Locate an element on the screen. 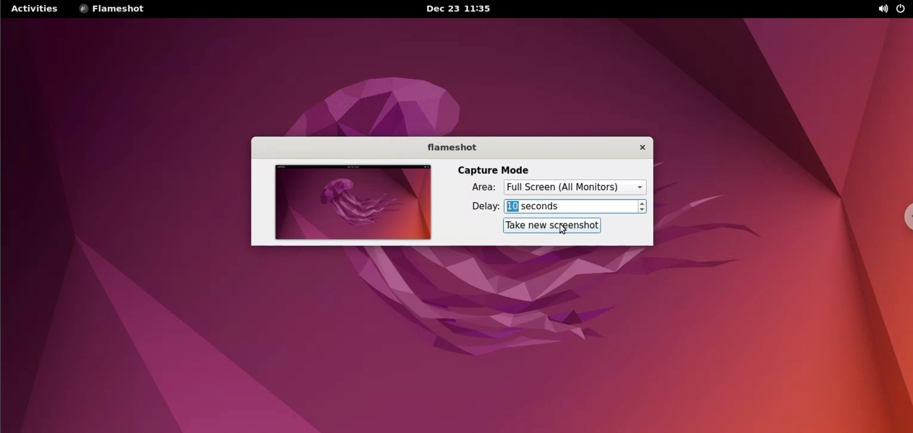  capture mode is located at coordinates (488, 170).